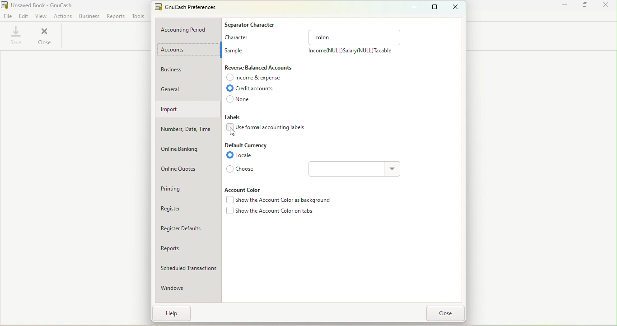 The image size is (617, 326). I want to click on Online quotes, so click(186, 169).